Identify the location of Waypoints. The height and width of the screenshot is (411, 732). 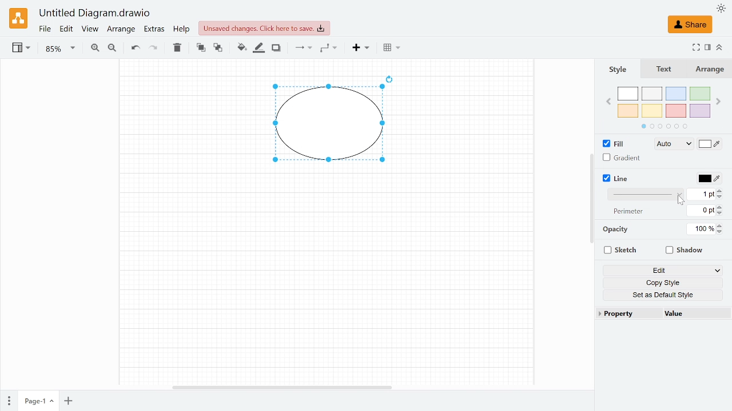
(329, 49).